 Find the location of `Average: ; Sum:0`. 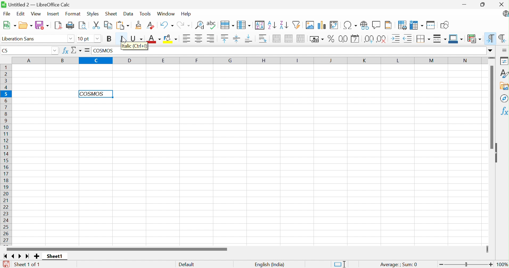

Average: ; Sum:0 is located at coordinates (398, 265).